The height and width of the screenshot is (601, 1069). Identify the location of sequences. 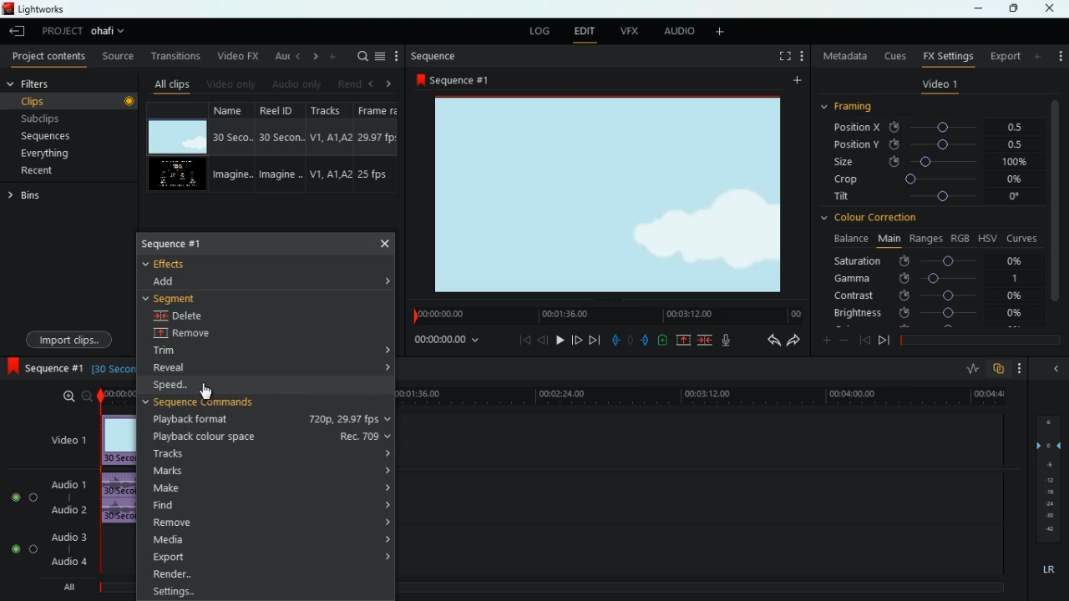
(55, 138).